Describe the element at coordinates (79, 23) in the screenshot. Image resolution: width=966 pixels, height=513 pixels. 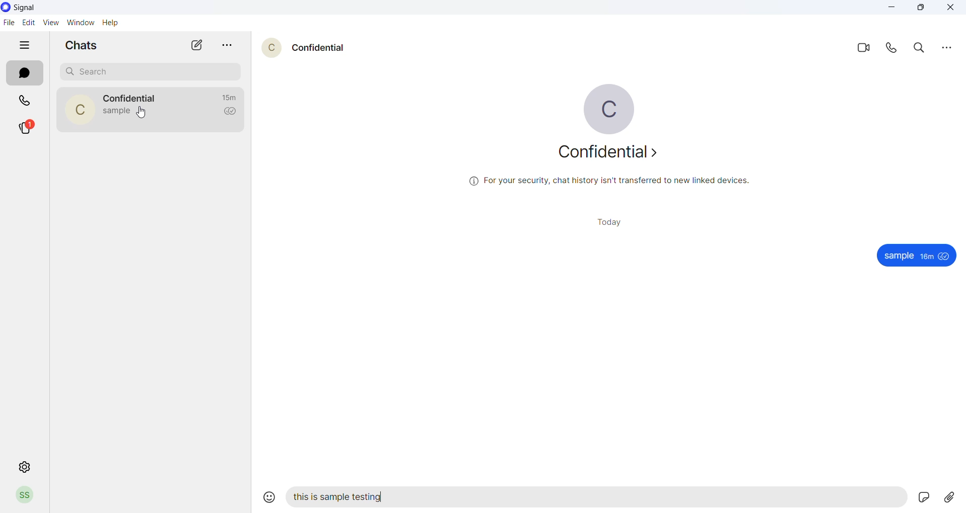
I see `window` at that location.